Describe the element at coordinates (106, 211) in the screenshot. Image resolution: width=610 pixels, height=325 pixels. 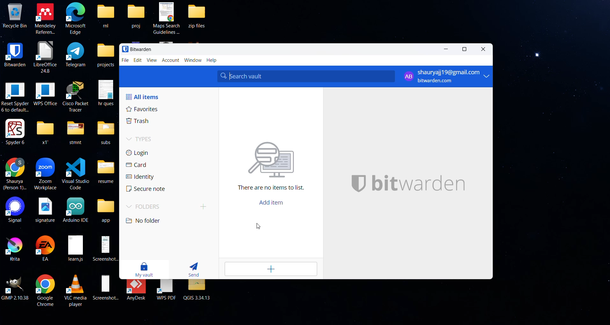
I see `app` at that location.